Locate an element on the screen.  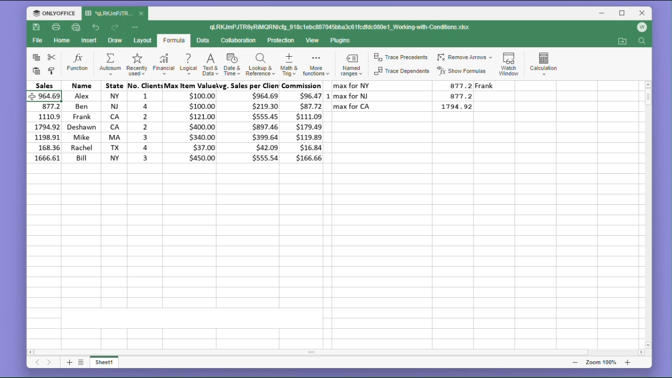
scroll up is located at coordinates (648, 84).